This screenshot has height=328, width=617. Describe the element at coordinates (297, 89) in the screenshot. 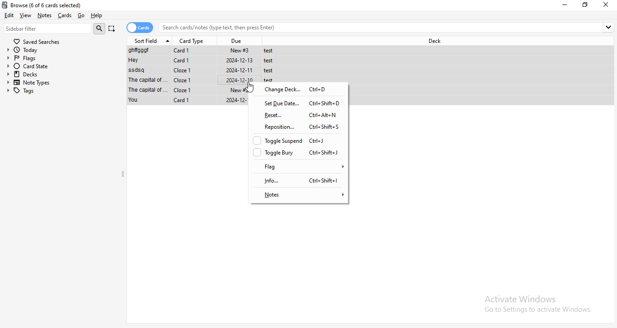

I see `change deck` at that location.